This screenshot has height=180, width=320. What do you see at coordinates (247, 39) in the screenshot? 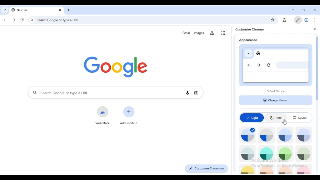
I see `appearance` at bounding box center [247, 39].